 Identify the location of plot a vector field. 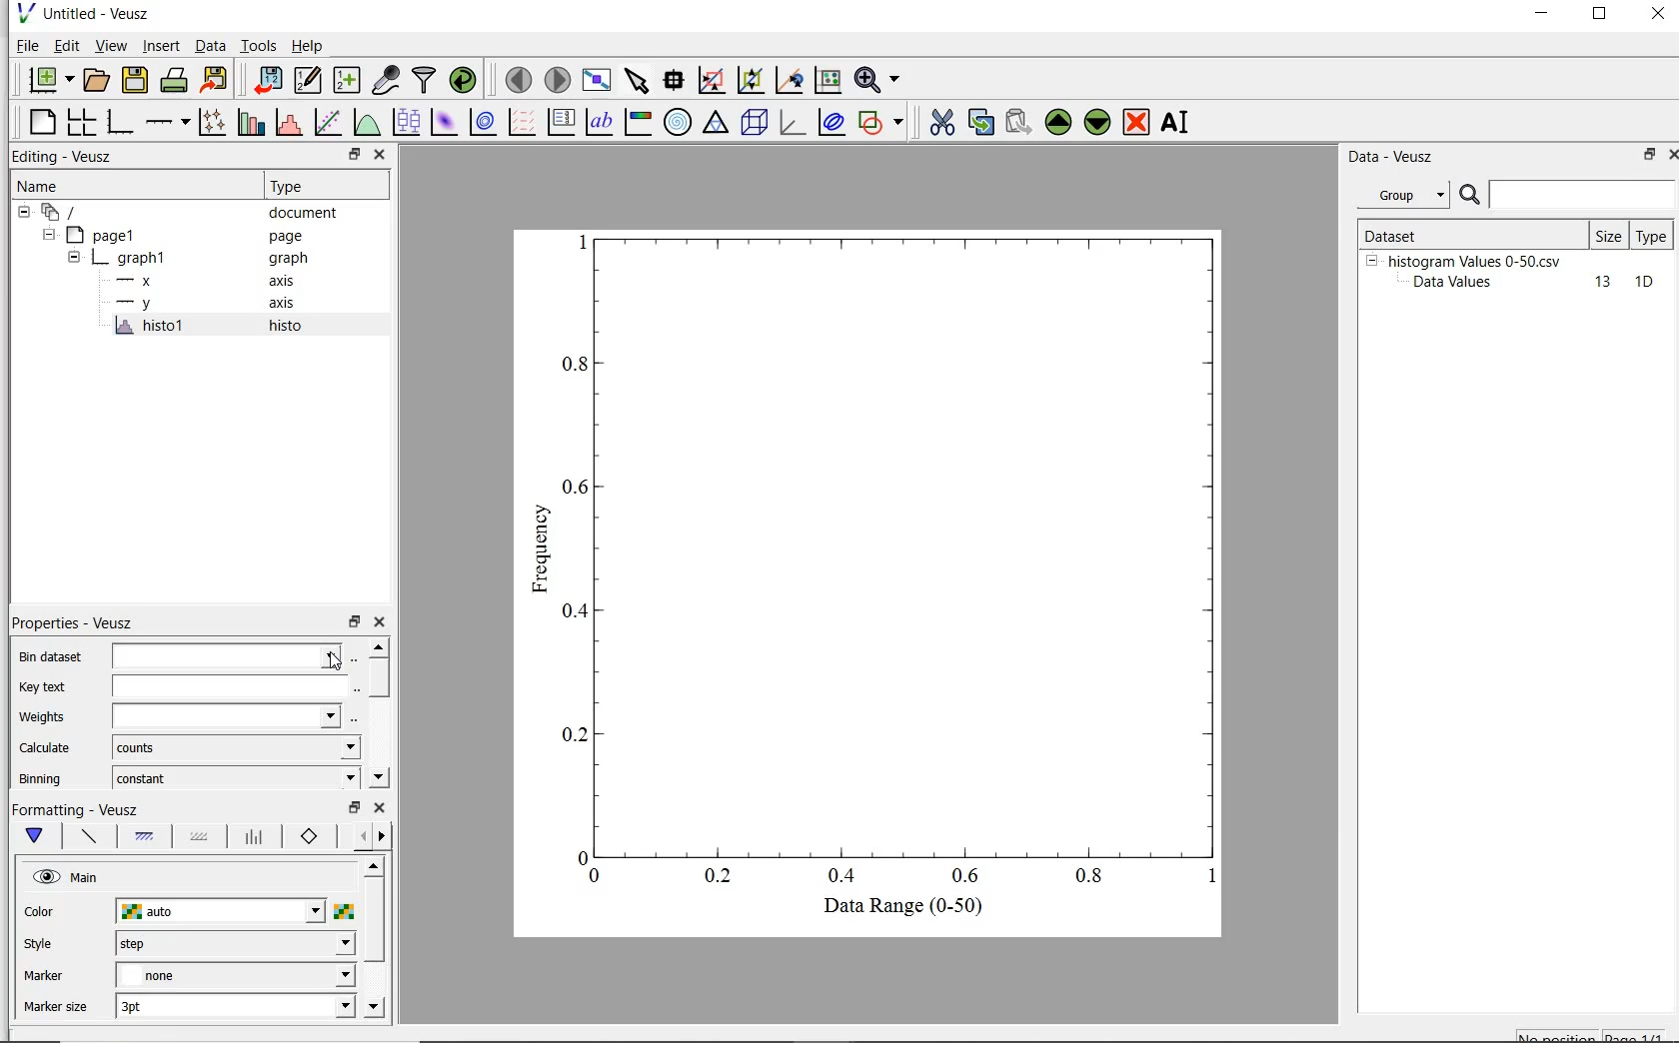
(524, 122).